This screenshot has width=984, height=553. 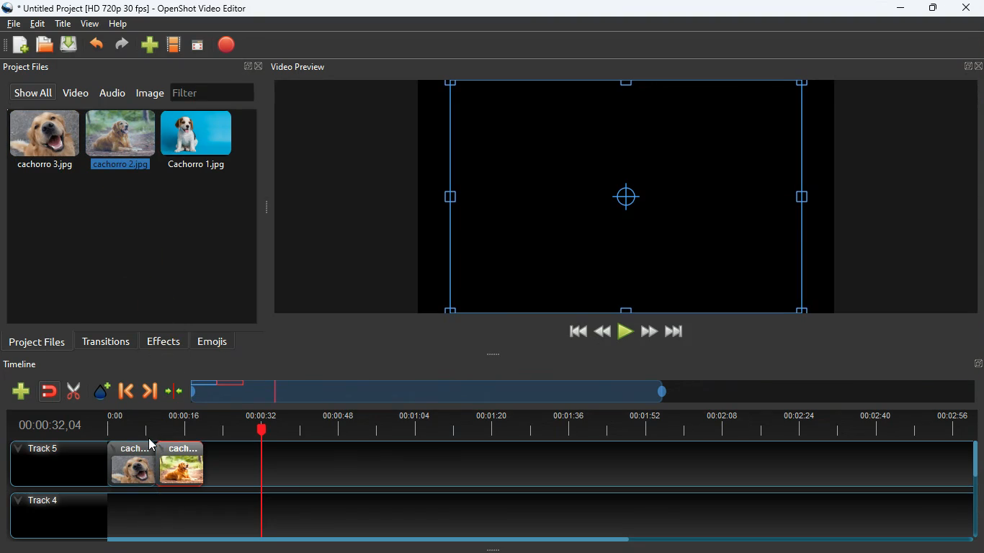 I want to click on beggining, so click(x=571, y=332).